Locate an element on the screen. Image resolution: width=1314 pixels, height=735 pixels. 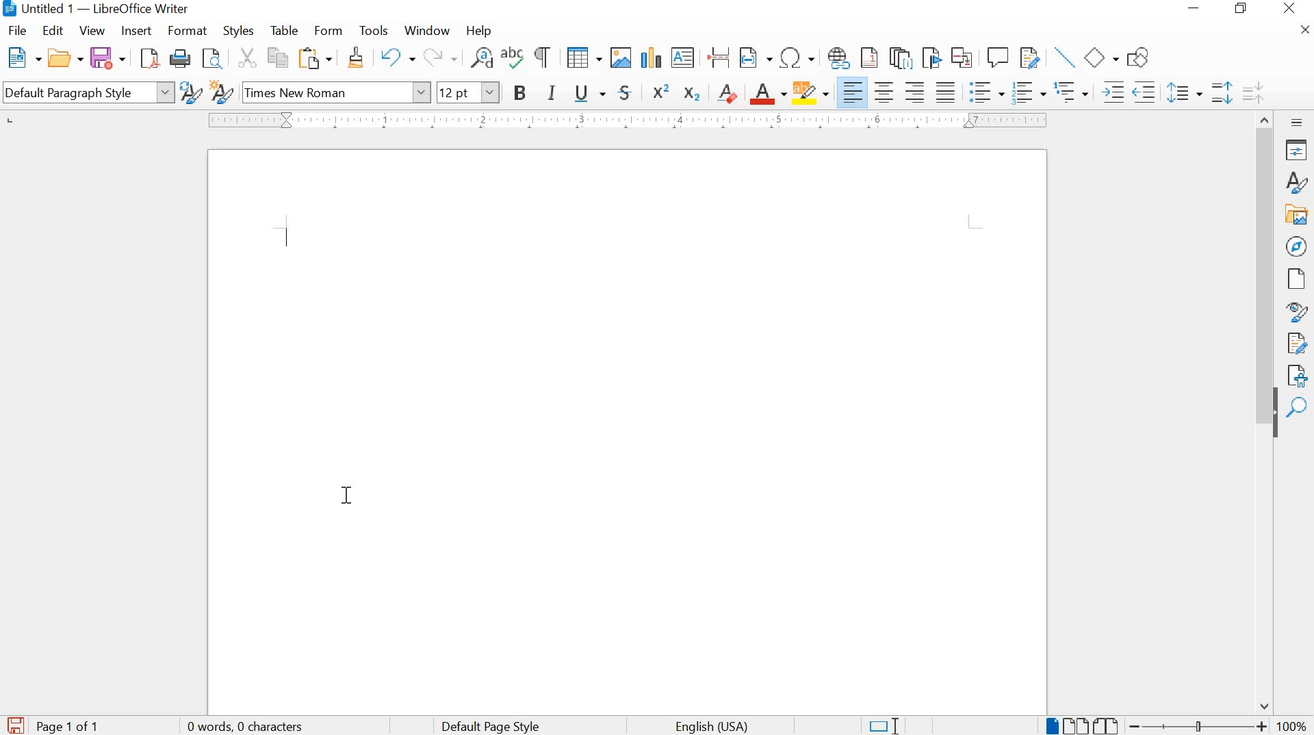
WORD AND CHARACTER COUNT is located at coordinates (250, 727).